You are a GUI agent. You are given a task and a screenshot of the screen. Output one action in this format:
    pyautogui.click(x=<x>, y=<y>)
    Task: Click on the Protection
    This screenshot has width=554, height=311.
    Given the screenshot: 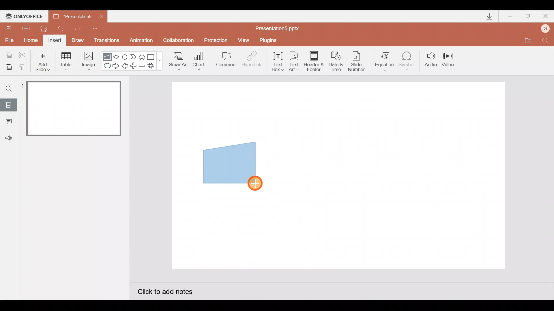 What is the action you would take?
    pyautogui.click(x=218, y=40)
    